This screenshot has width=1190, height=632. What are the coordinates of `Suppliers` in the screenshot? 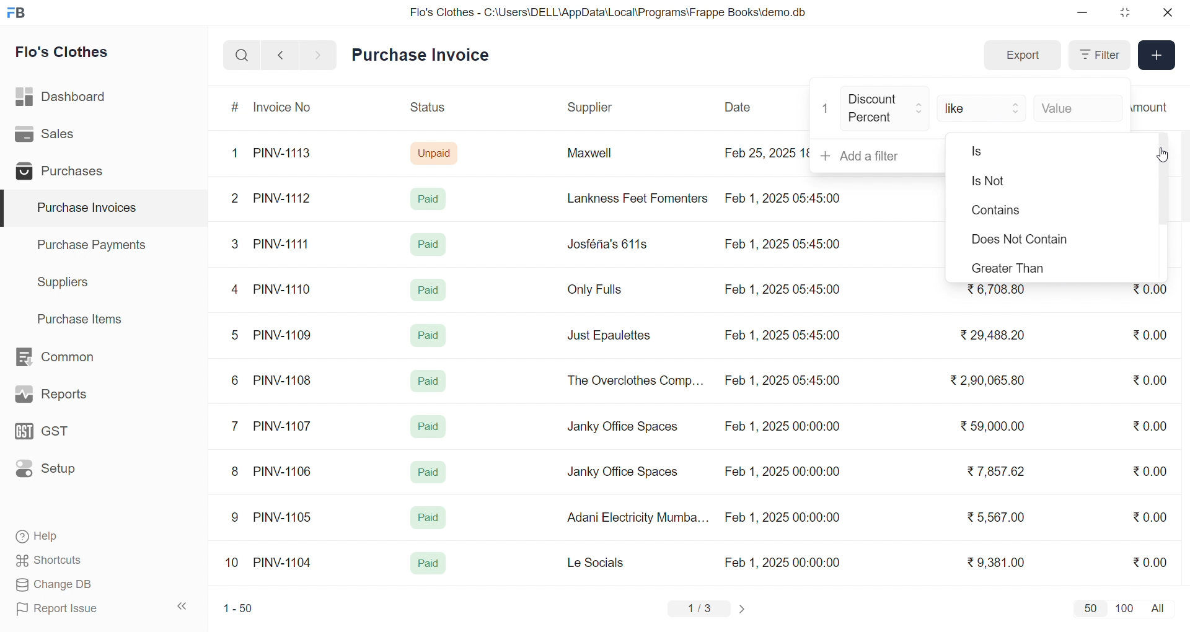 It's located at (66, 282).